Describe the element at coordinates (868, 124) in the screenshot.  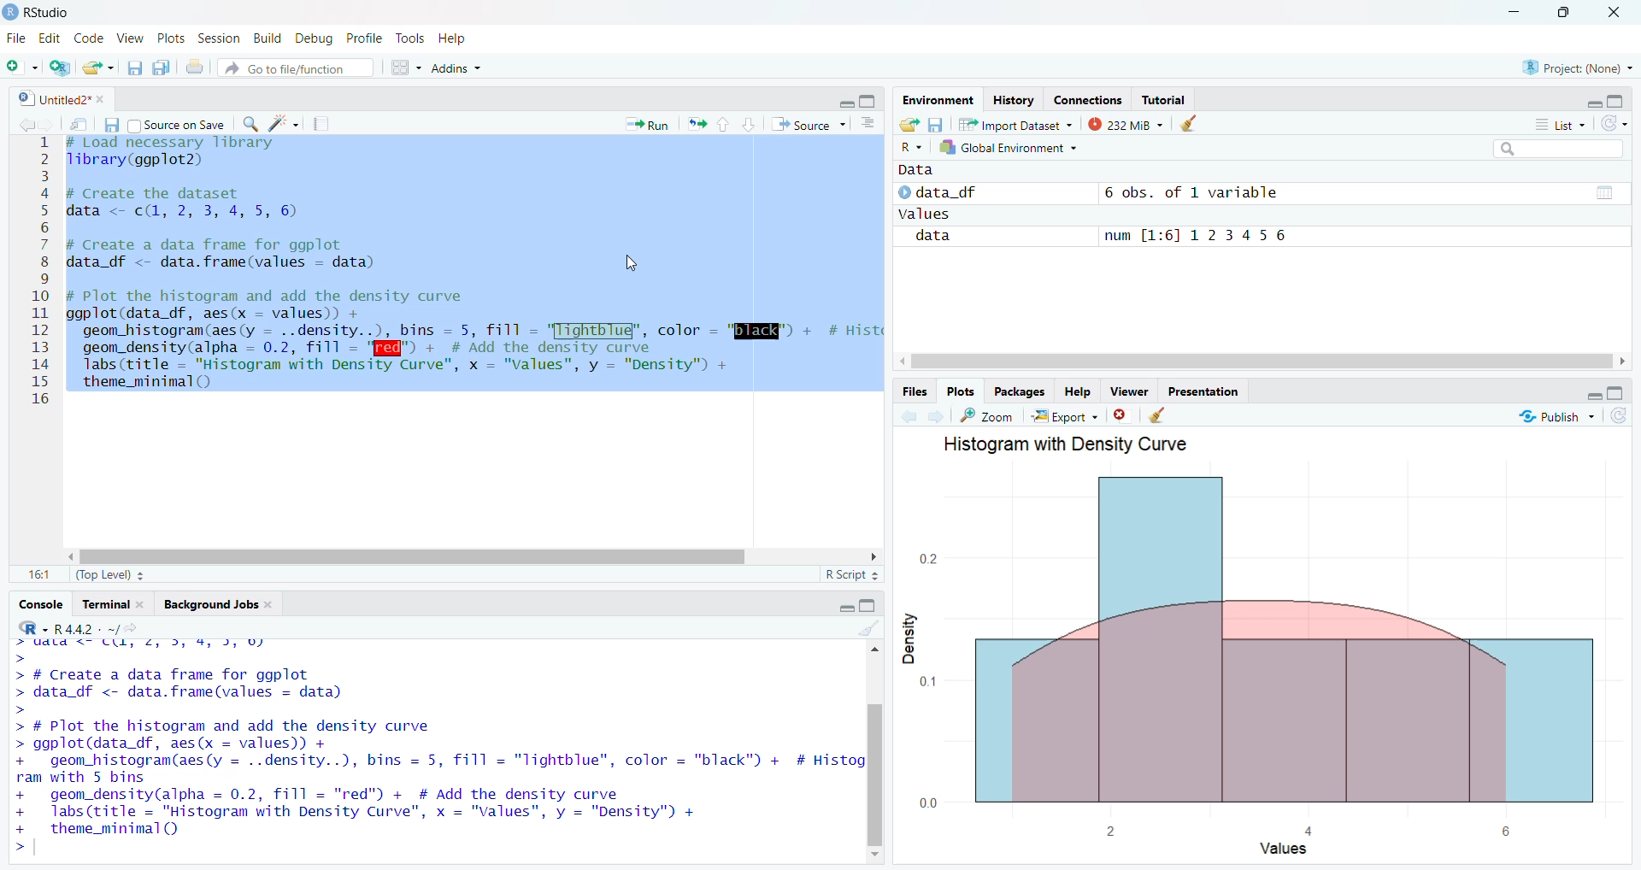
I see `show document outline` at that location.